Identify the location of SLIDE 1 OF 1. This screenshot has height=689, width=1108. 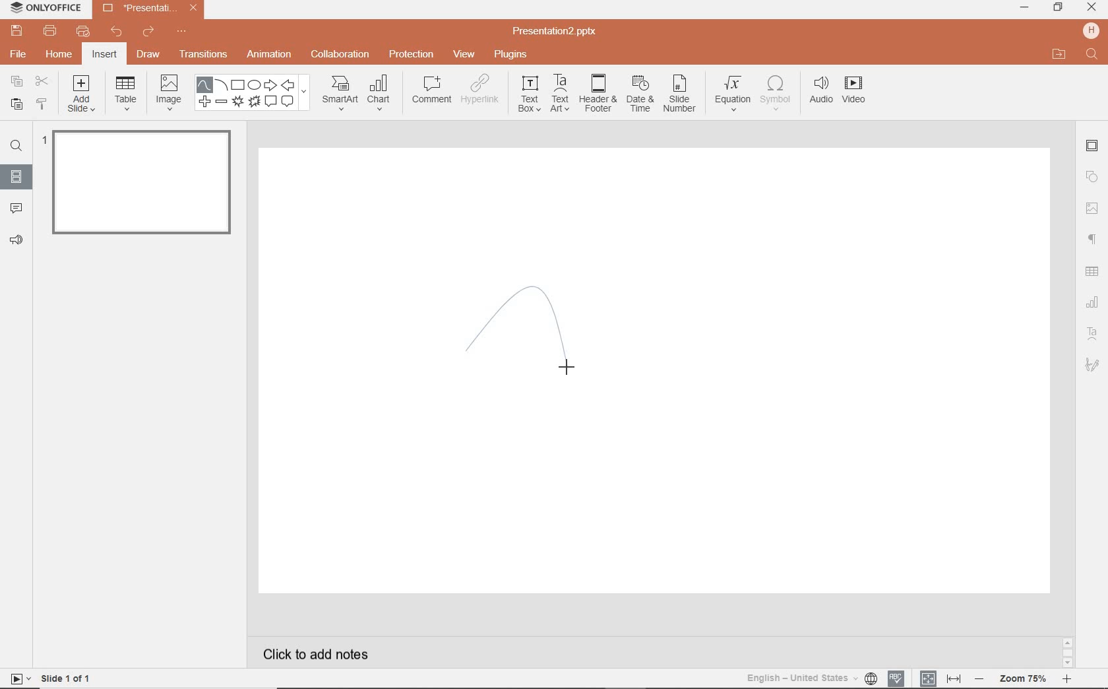
(53, 678).